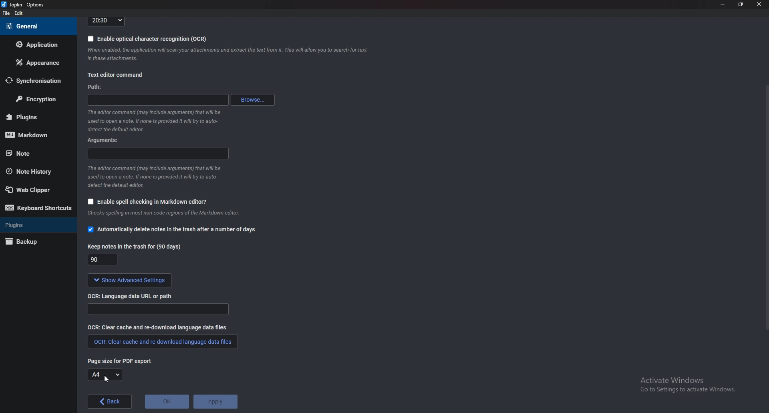 The height and width of the screenshot is (413, 769). What do you see at coordinates (104, 261) in the screenshot?
I see `Keep notes in the trash for` at bounding box center [104, 261].